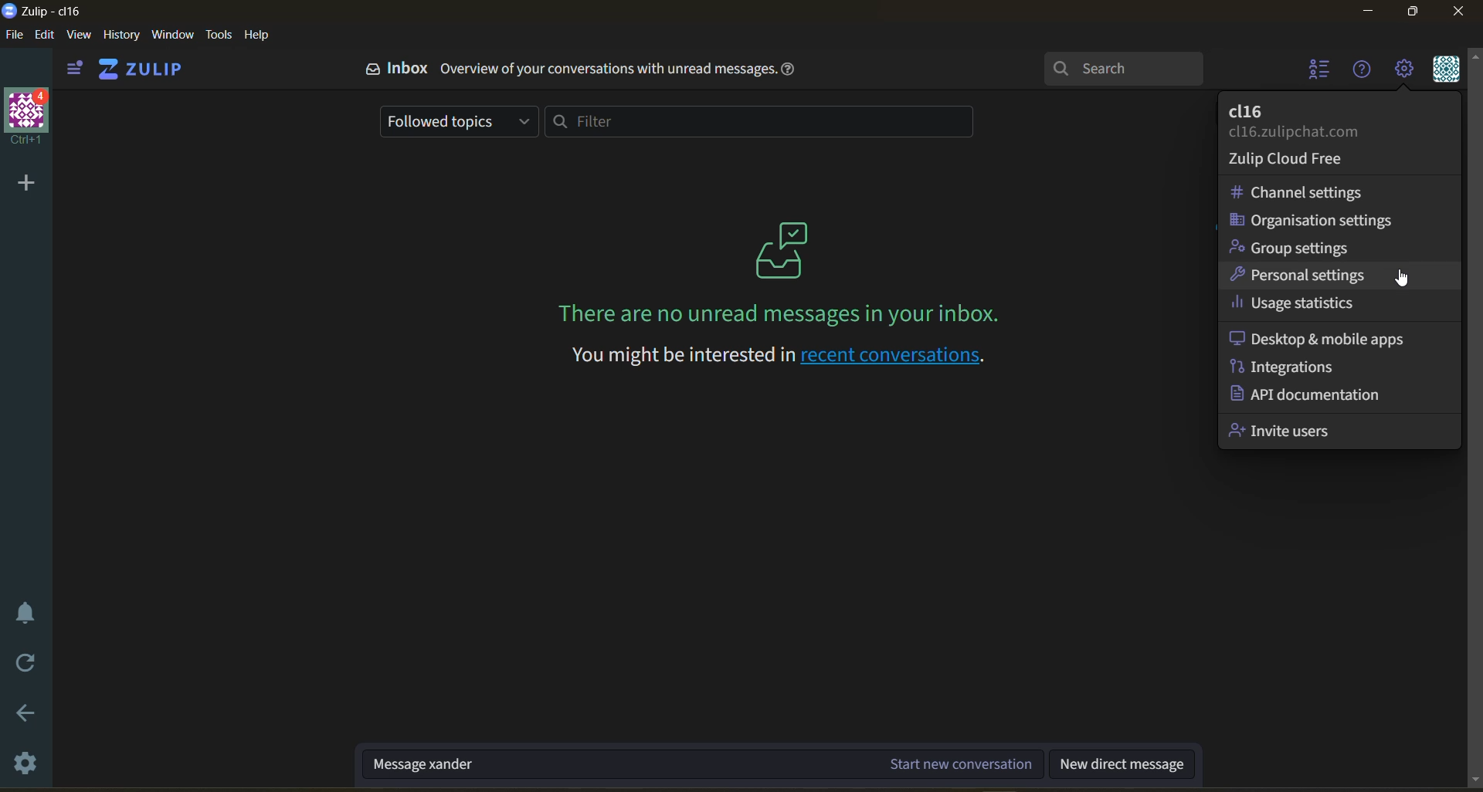 The height and width of the screenshot is (792, 1483). What do you see at coordinates (1458, 16) in the screenshot?
I see `Close` at bounding box center [1458, 16].